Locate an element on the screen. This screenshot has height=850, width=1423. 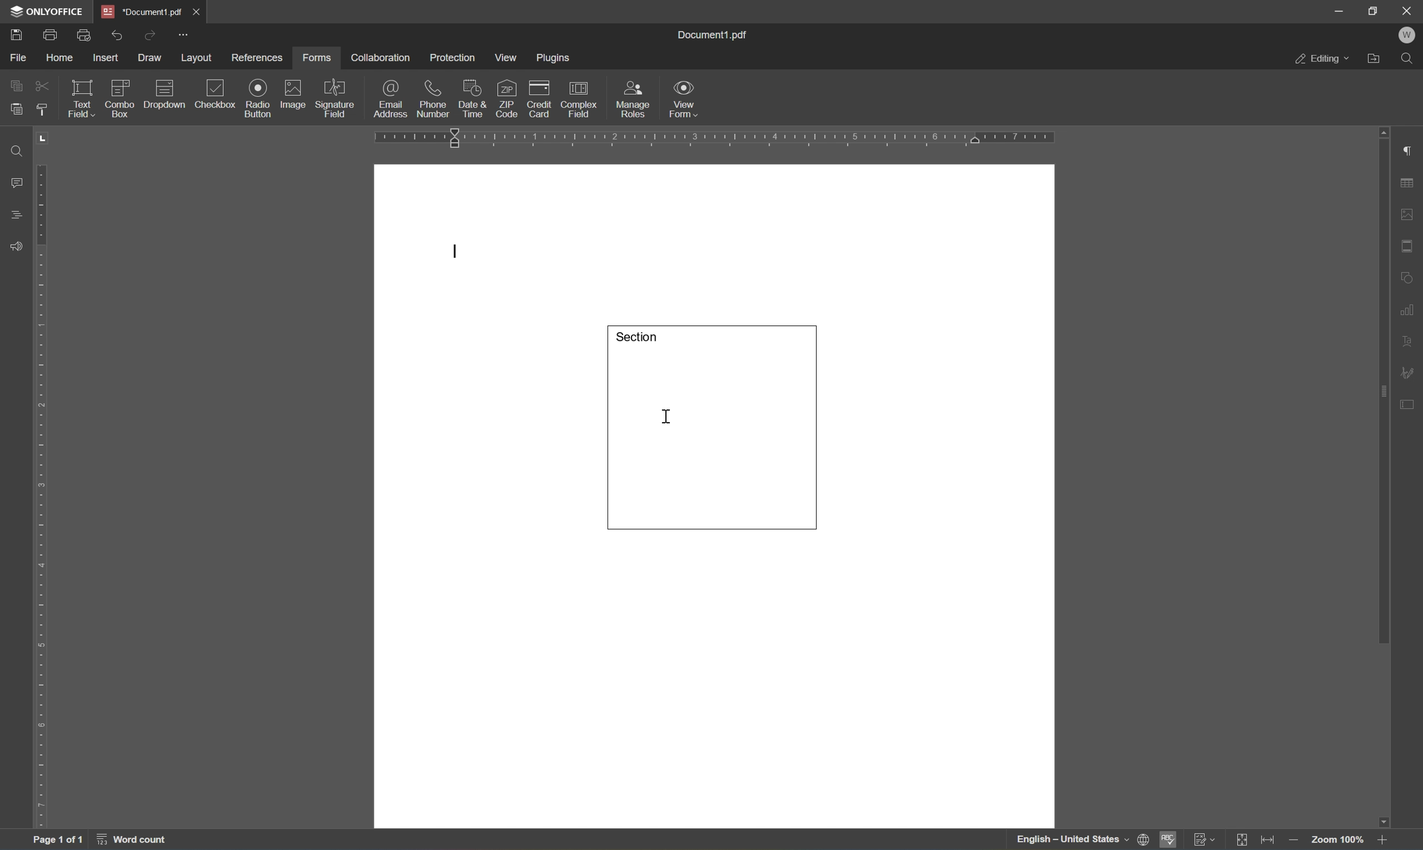
header & footer settings is located at coordinates (1408, 247).